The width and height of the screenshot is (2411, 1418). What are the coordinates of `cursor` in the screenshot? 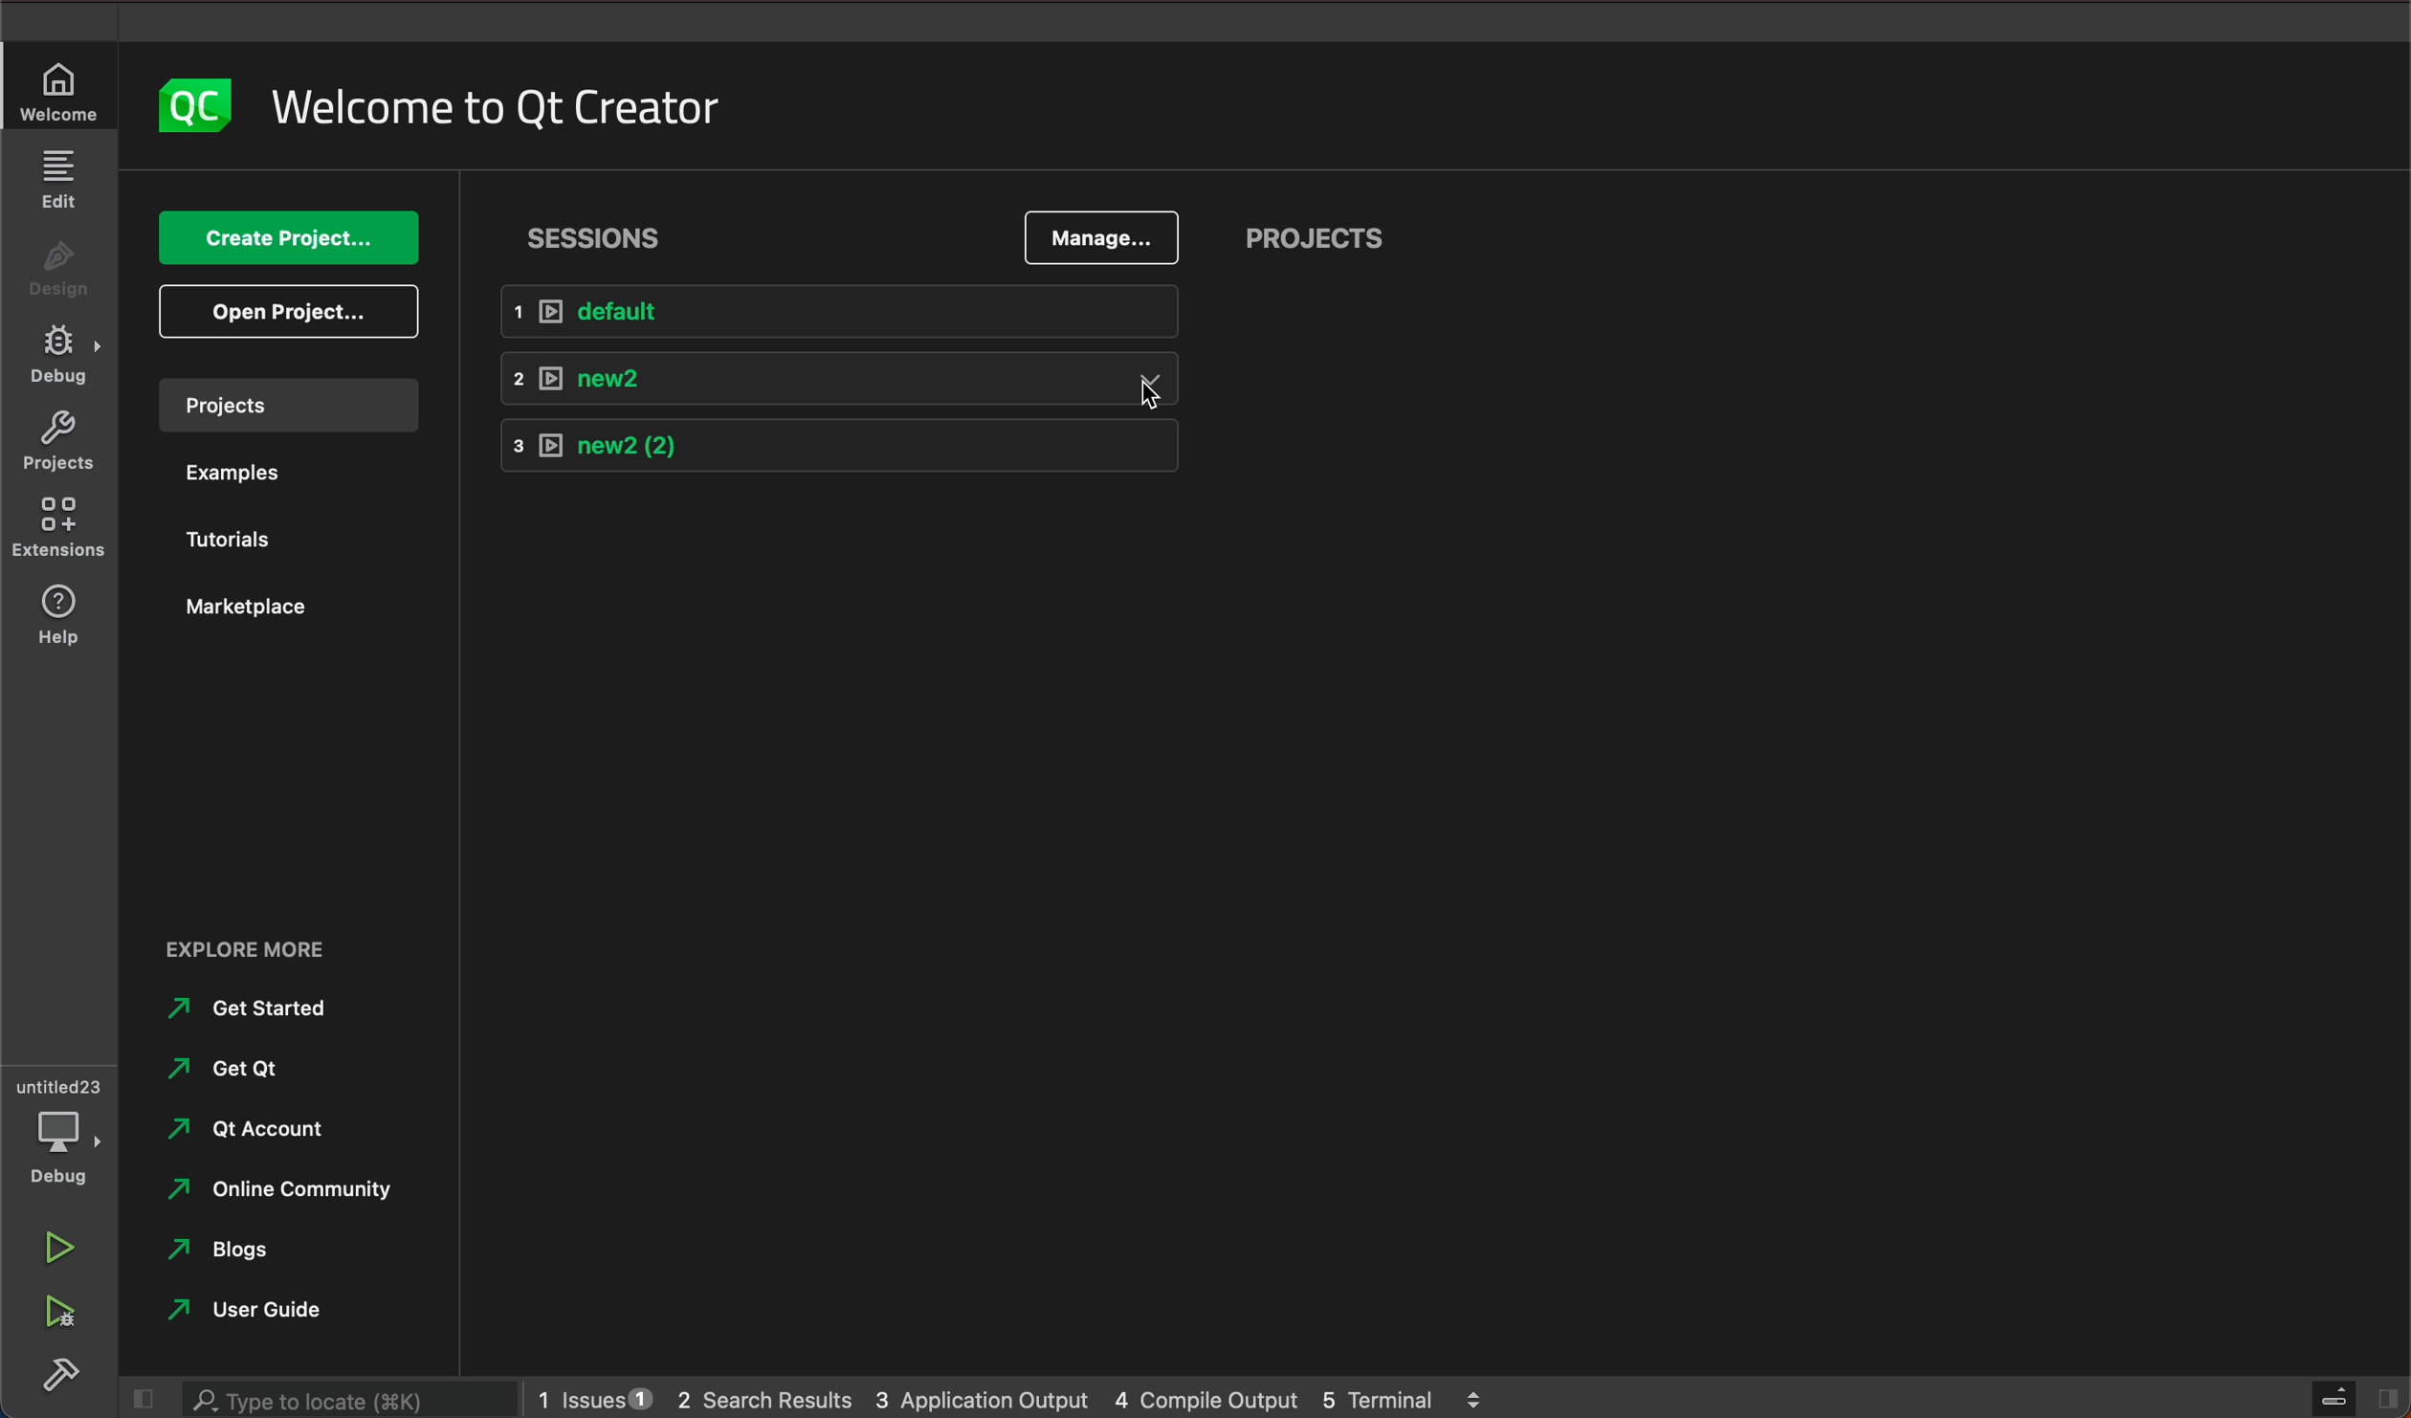 It's located at (1156, 399).